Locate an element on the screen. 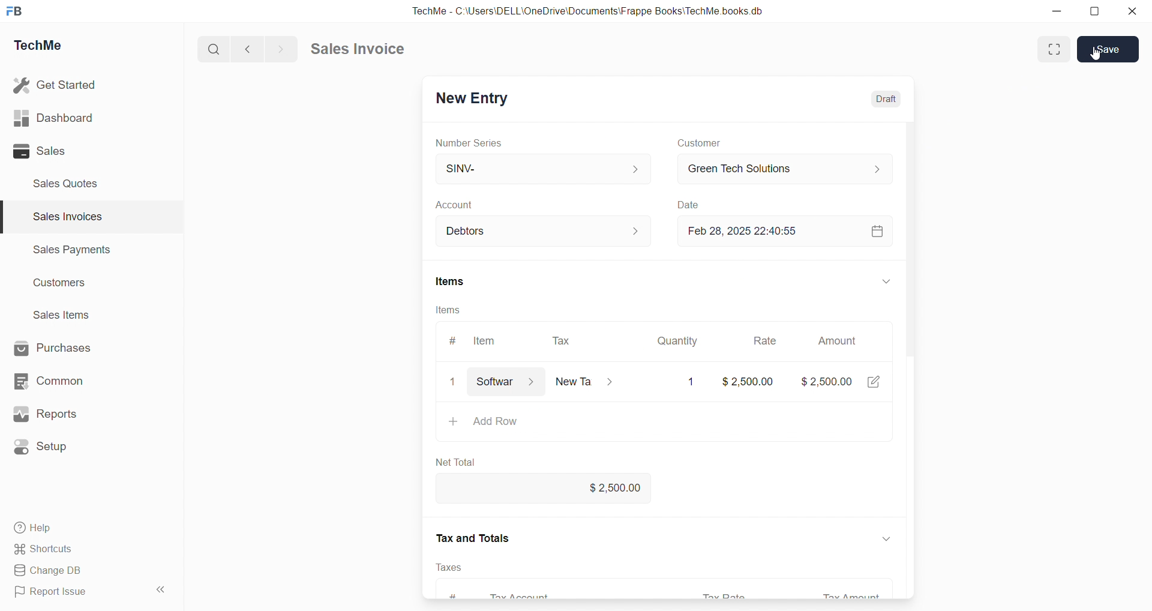  Date is located at coordinates (688, 204).